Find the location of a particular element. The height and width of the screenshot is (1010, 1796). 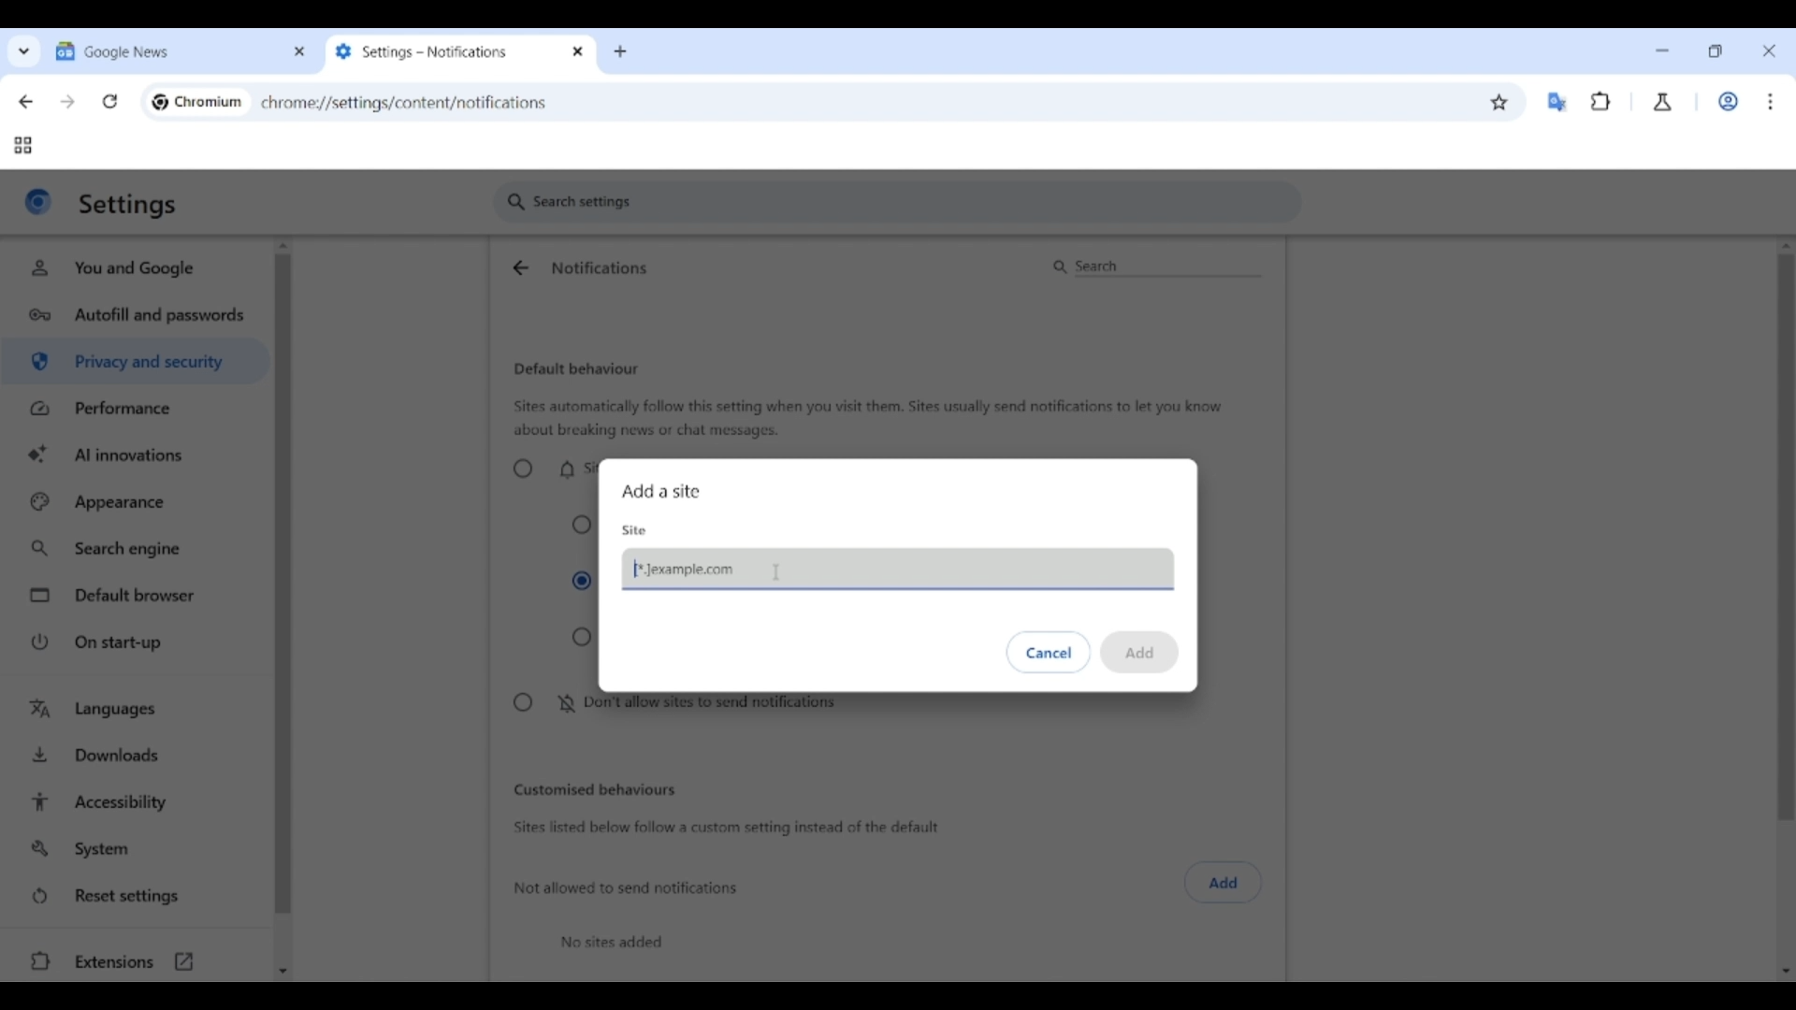

Reset settings is located at coordinates (136, 897).